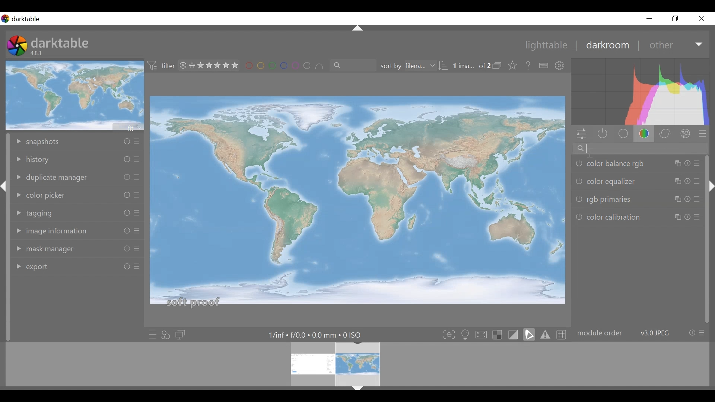 This screenshot has height=402, width=715. I want to click on Version, so click(38, 53).